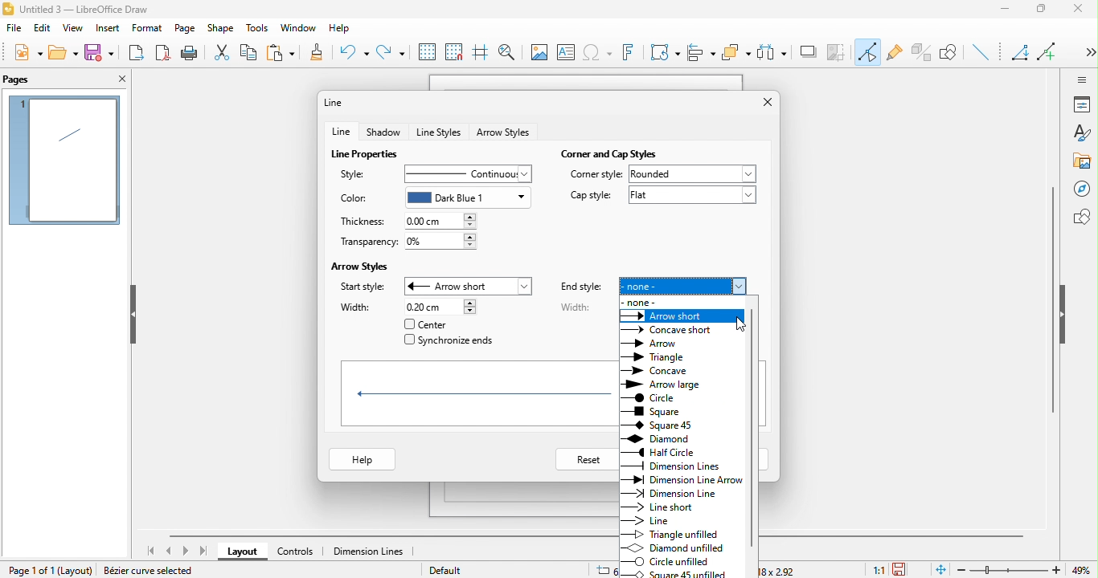  Describe the element at coordinates (761, 103) in the screenshot. I see `close` at that location.